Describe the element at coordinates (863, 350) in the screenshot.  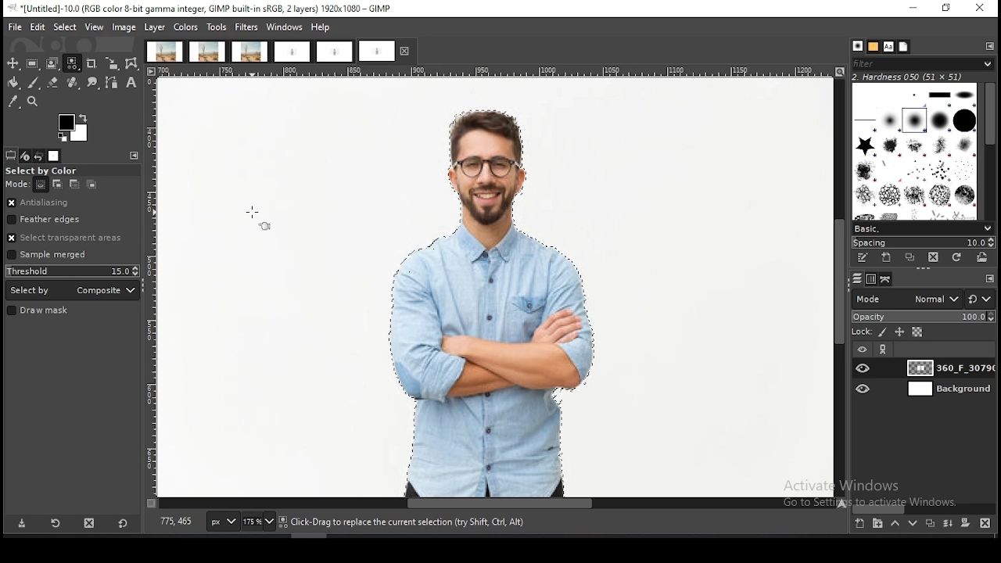
I see `layer visibility on/off` at that location.